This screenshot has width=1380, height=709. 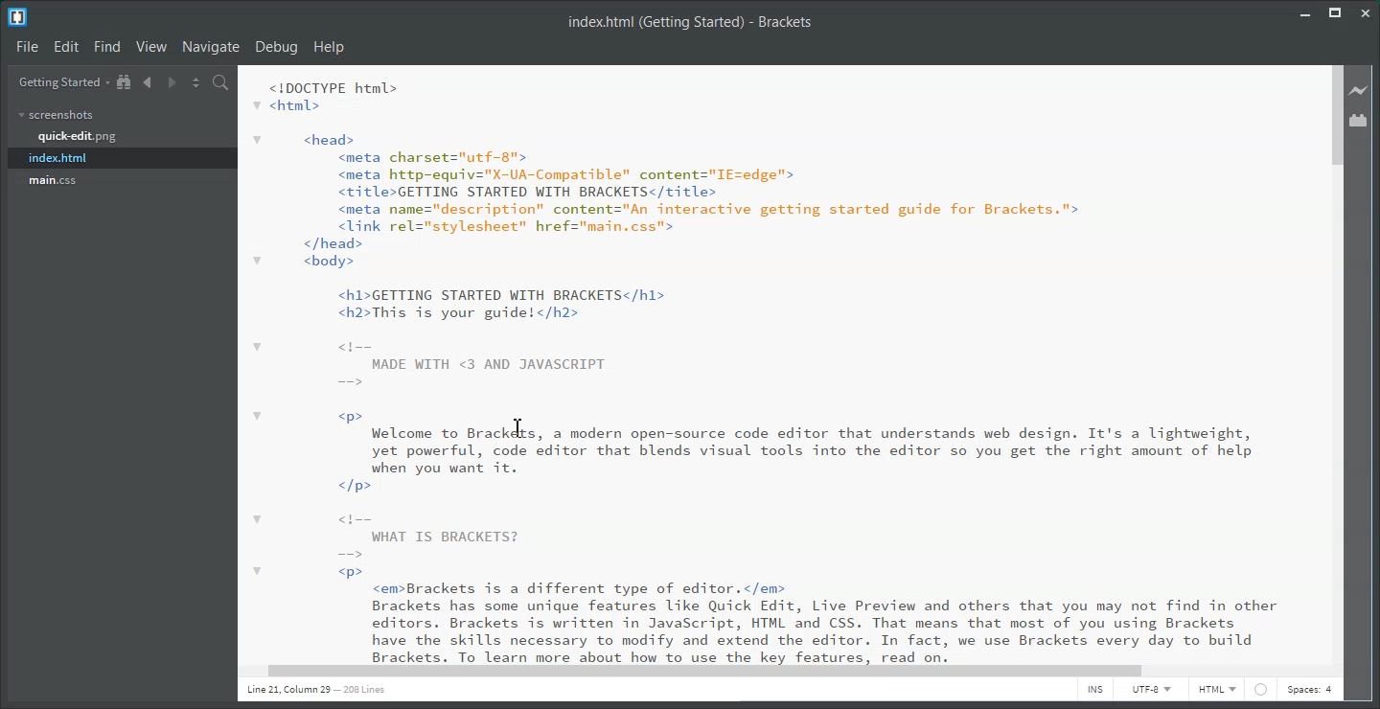 I want to click on Show in file tree, so click(x=126, y=82).